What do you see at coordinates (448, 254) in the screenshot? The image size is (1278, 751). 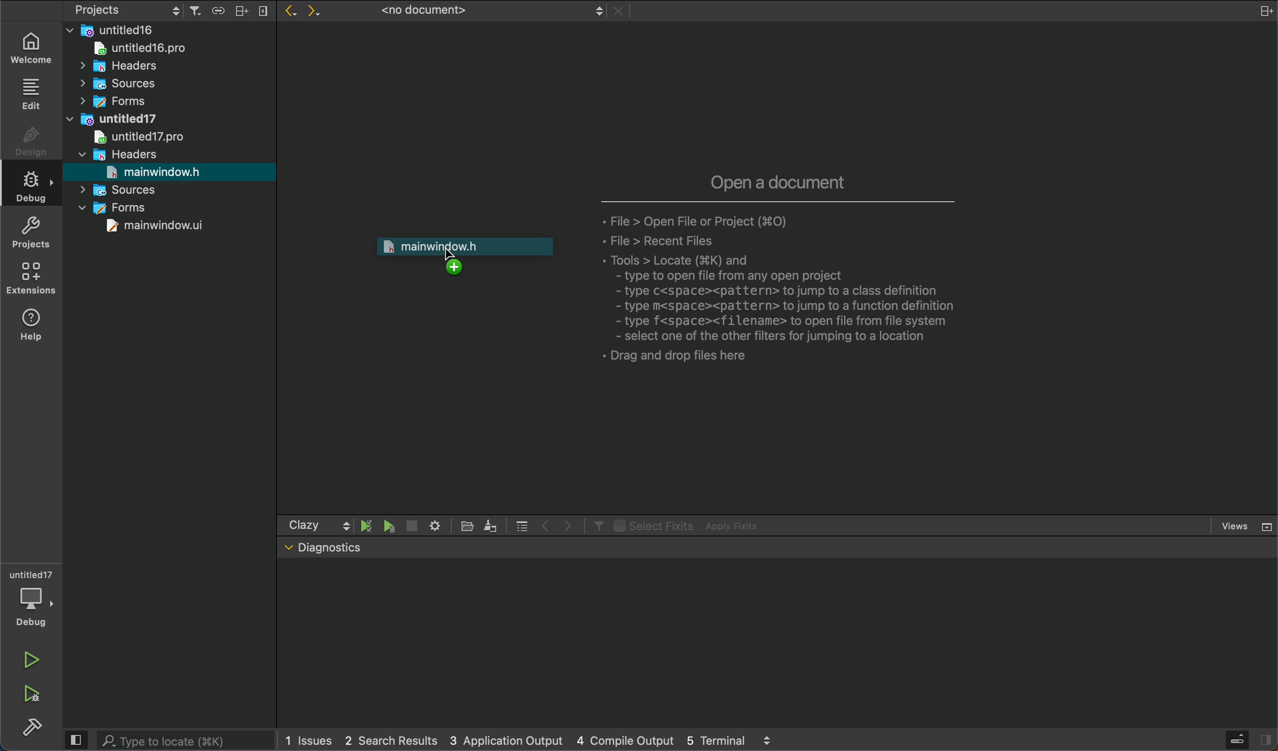 I see `Cursor` at bounding box center [448, 254].